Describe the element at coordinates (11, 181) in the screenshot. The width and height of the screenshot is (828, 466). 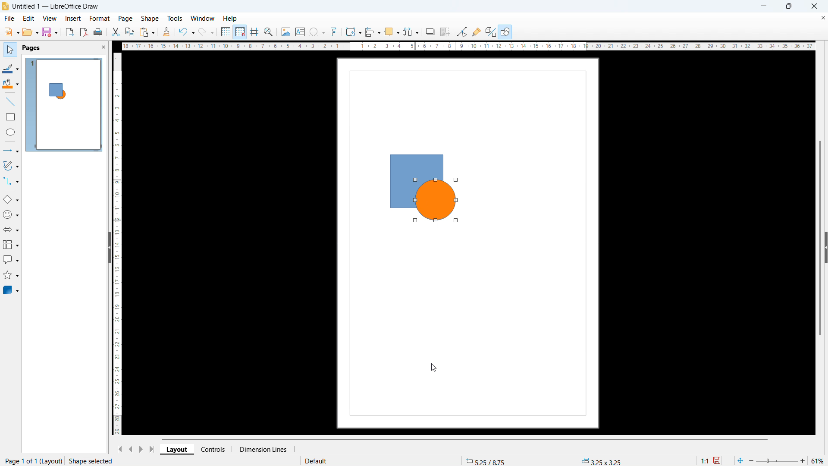
I see `Connectors ` at that location.